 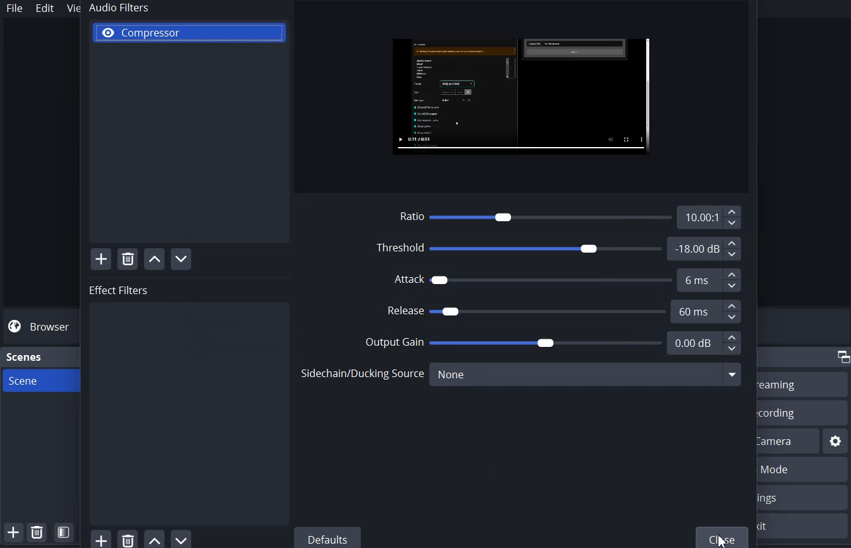 What do you see at coordinates (803, 497) in the screenshot?
I see `Settings` at bounding box center [803, 497].